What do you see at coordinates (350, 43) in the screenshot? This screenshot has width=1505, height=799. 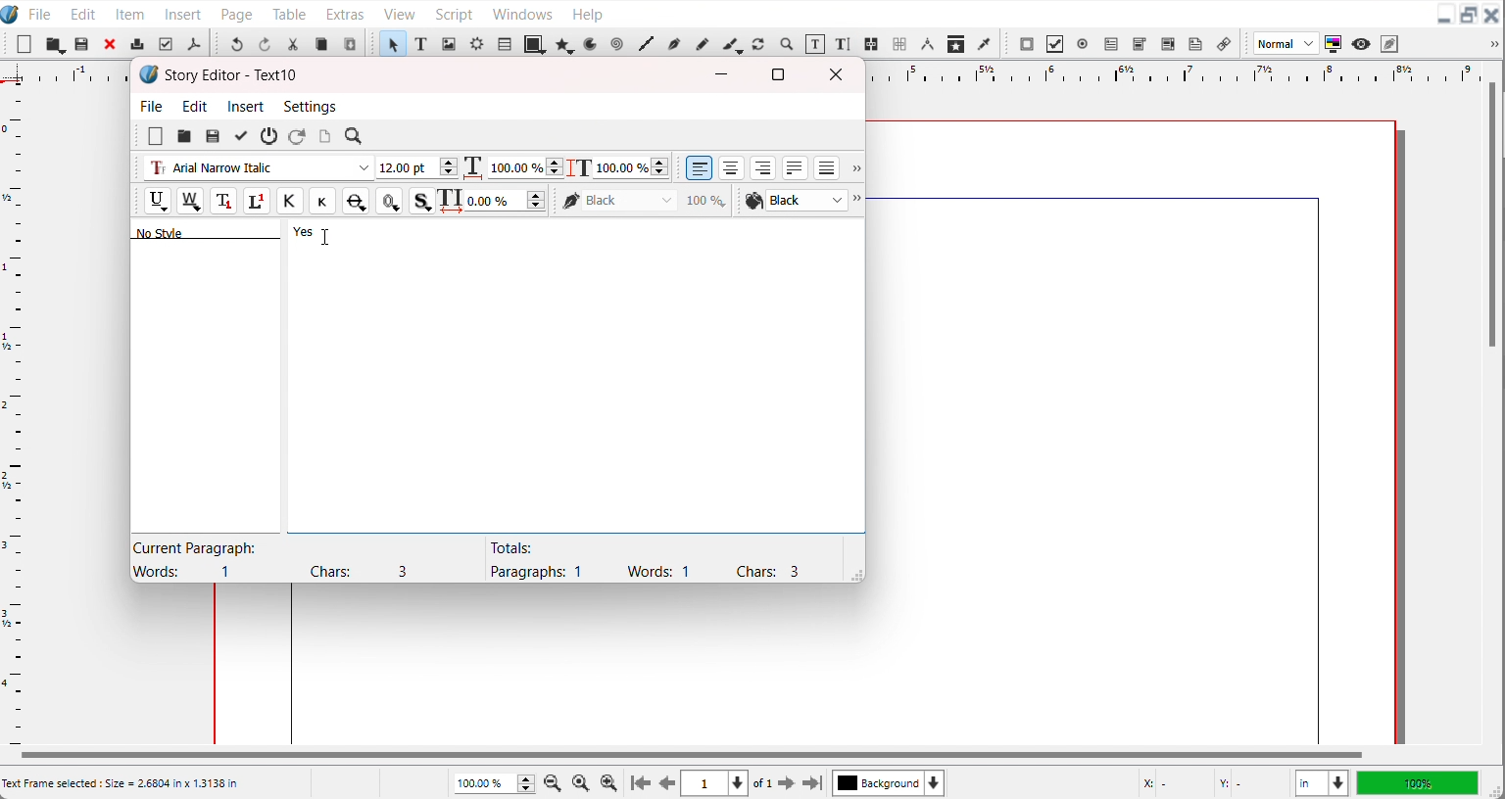 I see `Paste` at bounding box center [350, 43].